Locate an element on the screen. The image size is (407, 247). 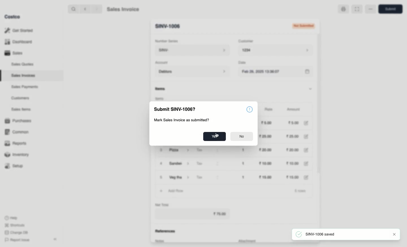
Sales Payments. is located at coordinates (25, 87).